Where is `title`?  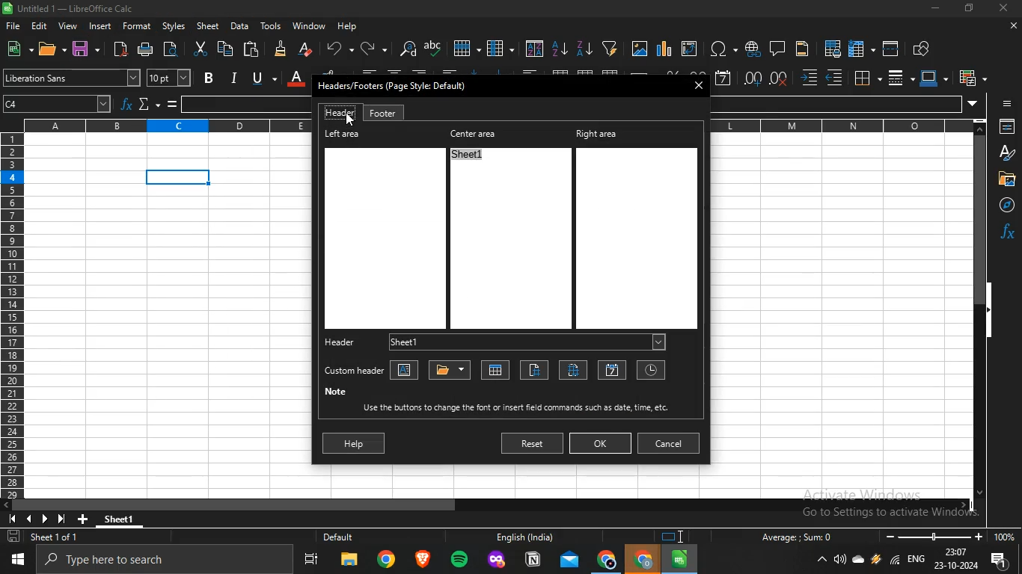
title is located at coordinates (450, 368).